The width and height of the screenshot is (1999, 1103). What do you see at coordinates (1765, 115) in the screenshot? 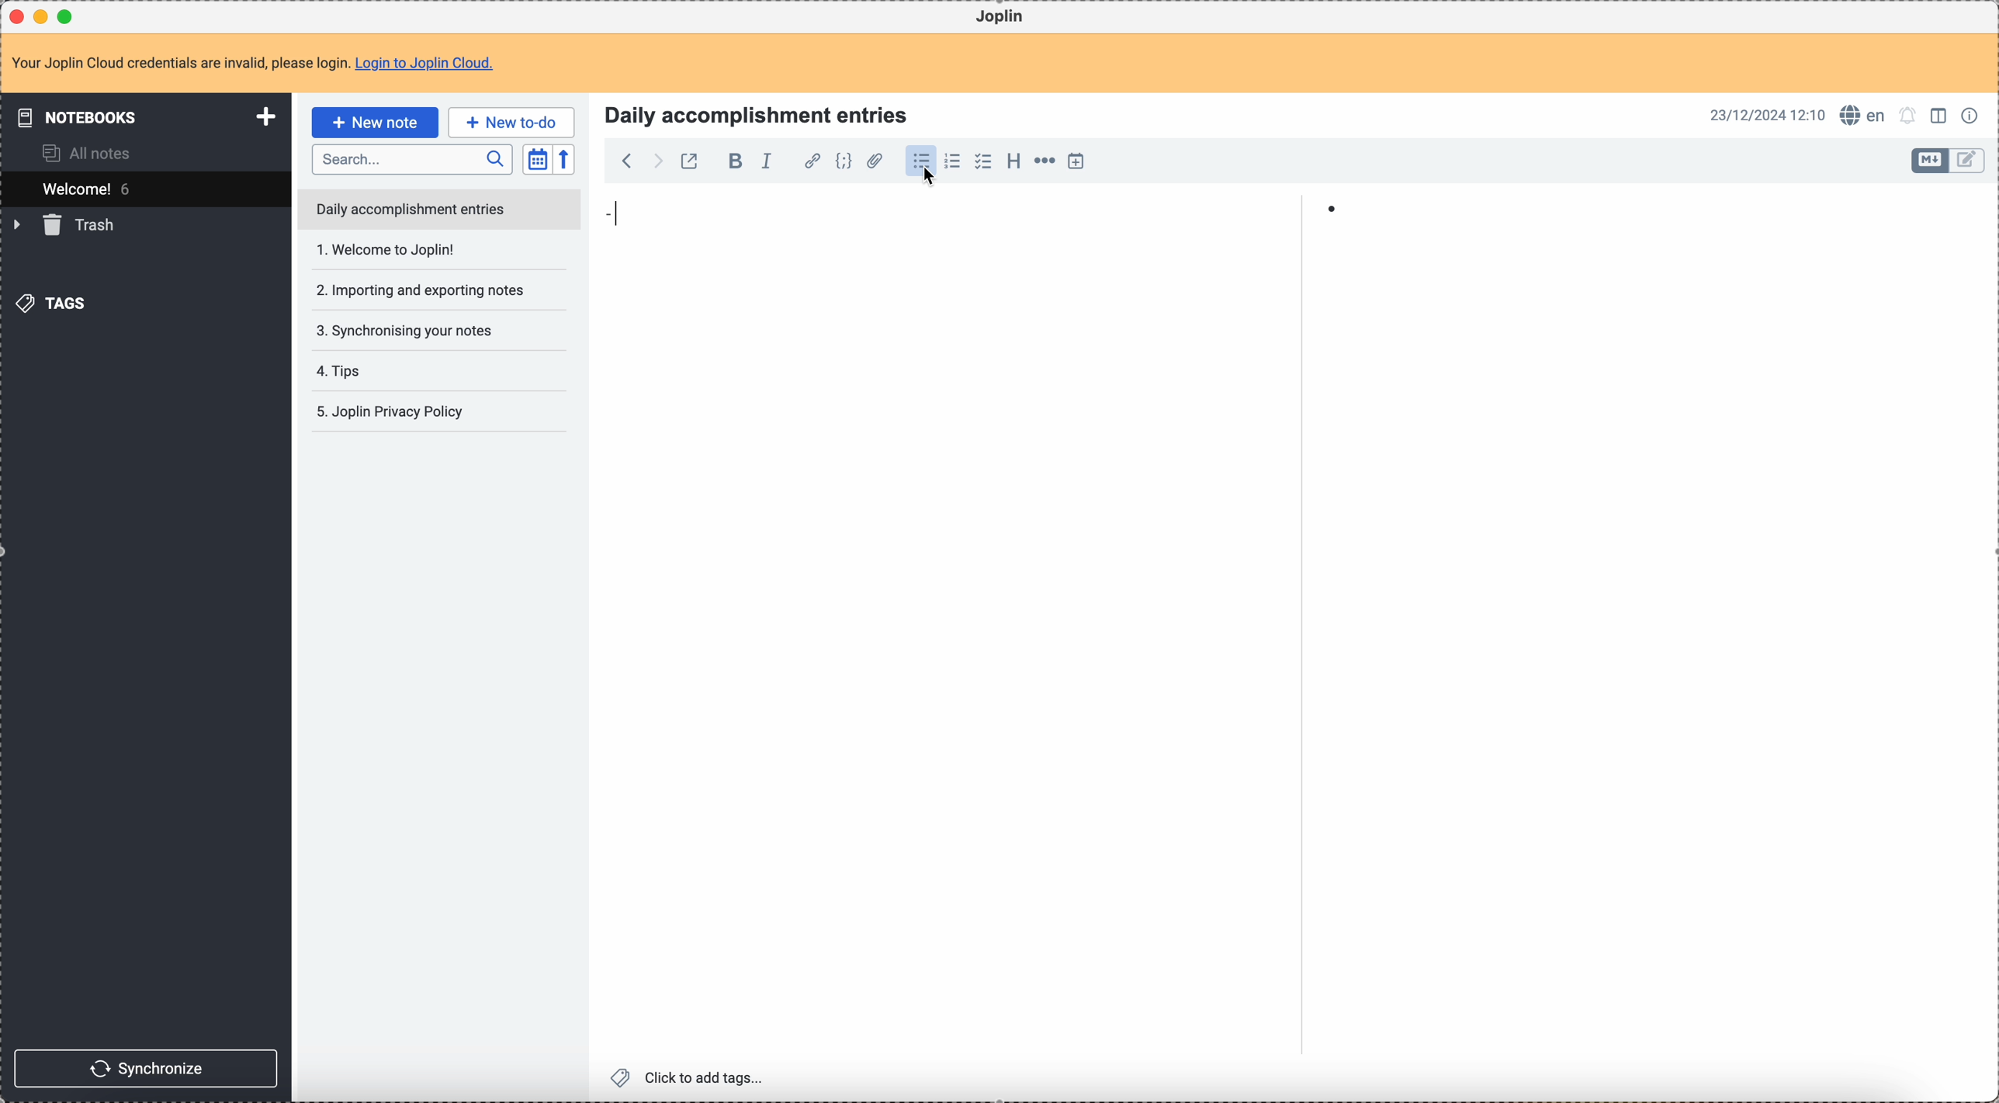
I see `date and hour` at bounding box center [1765, 115].